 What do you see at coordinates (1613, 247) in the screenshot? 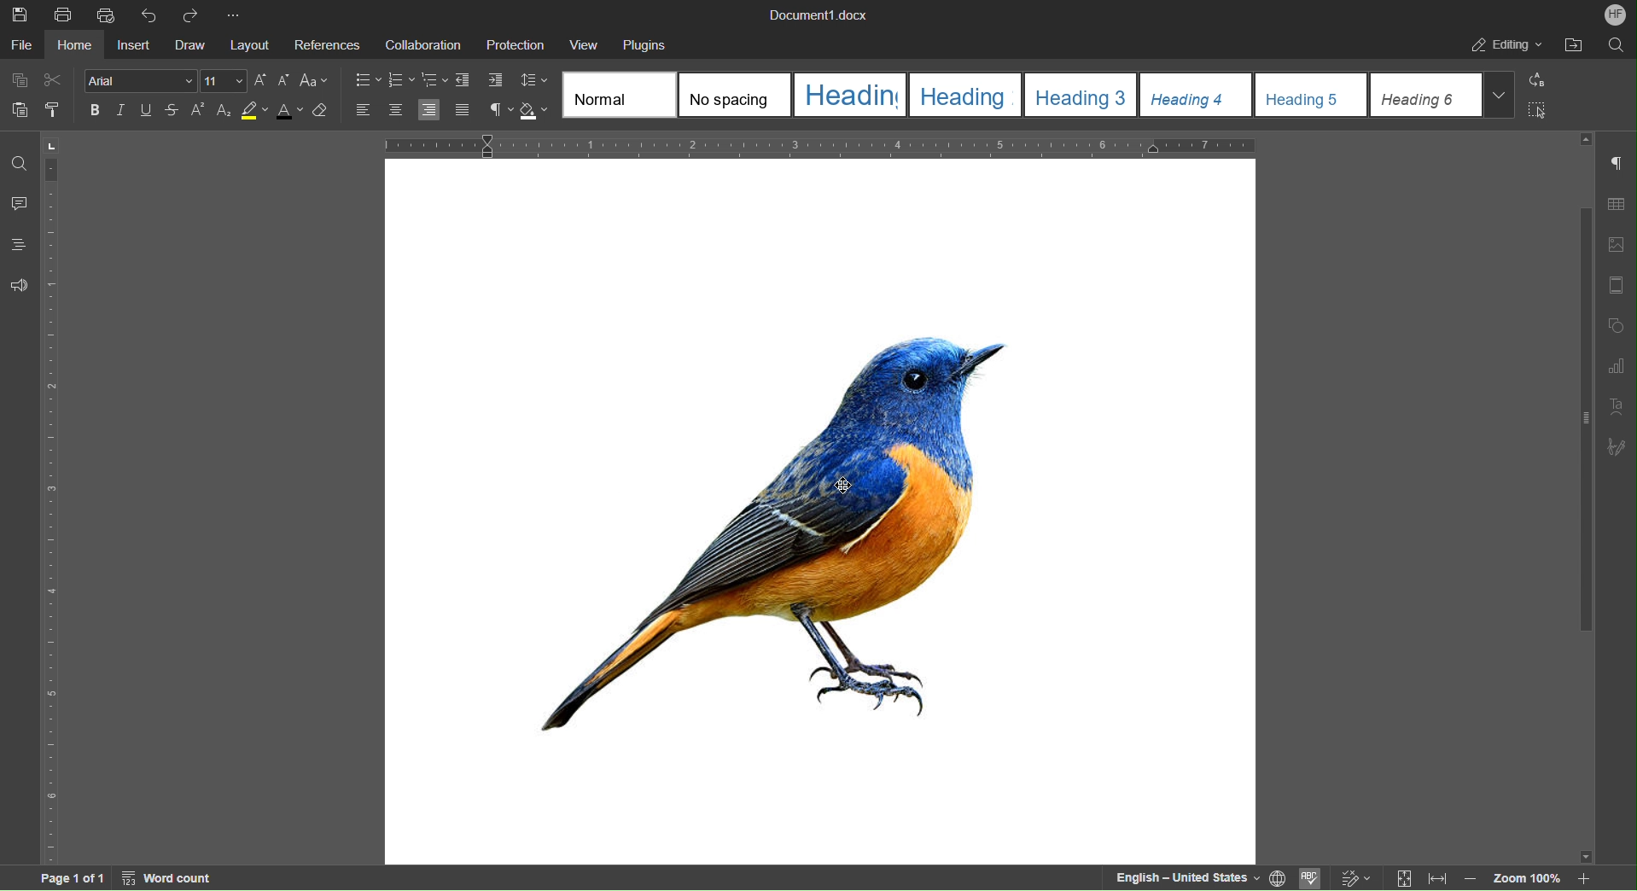
I see `Insert Image` at bounding box center [1613, 247].